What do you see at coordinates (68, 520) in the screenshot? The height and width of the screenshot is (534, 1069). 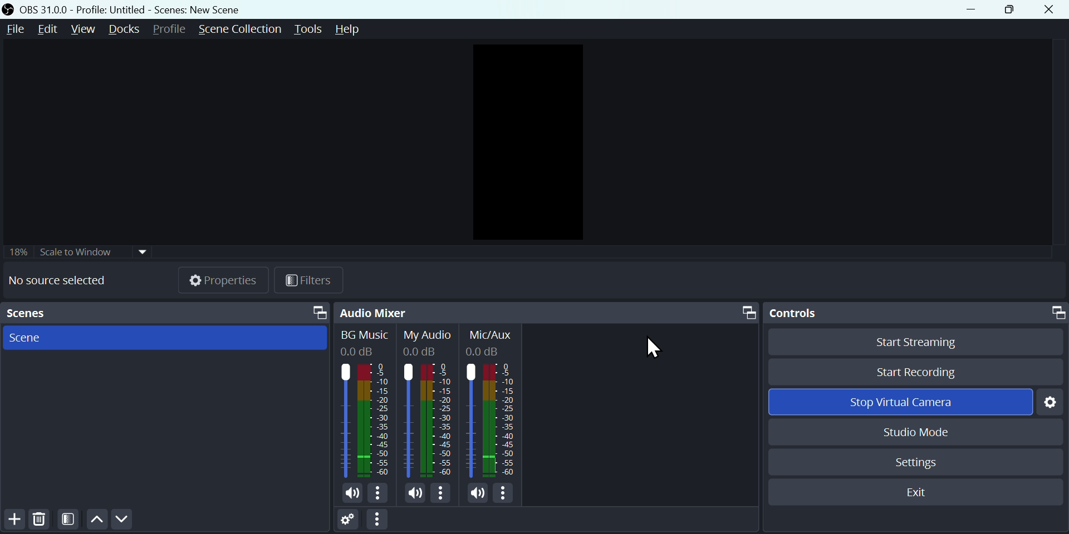 I see `Filter` at bounding box center [68, 520].